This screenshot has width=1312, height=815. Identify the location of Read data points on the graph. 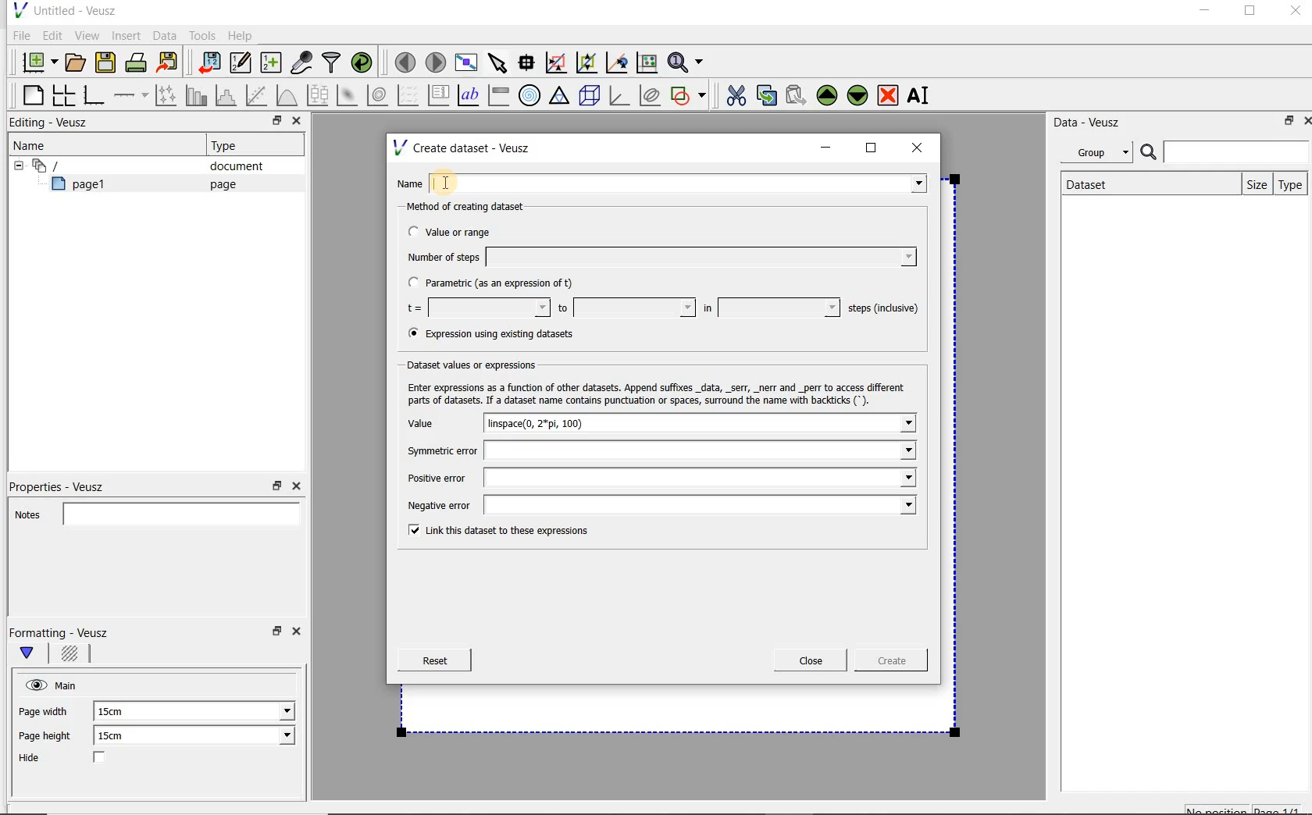
(529, 63).